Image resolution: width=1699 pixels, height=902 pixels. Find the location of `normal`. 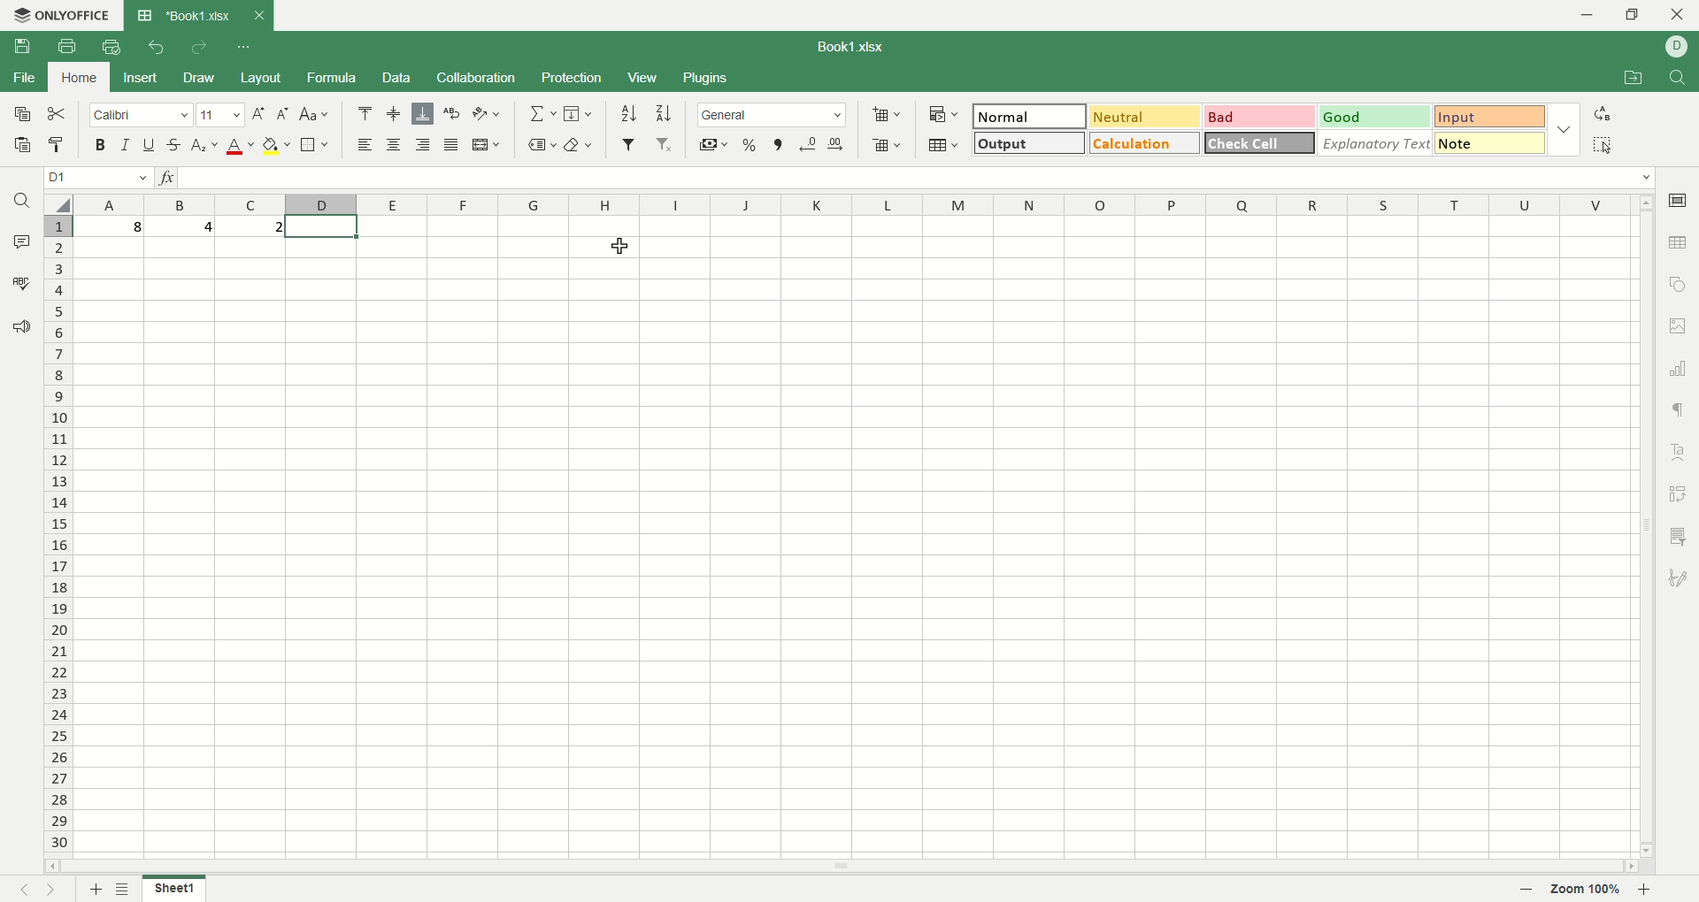

normal is located at coordinates (1031, 116).